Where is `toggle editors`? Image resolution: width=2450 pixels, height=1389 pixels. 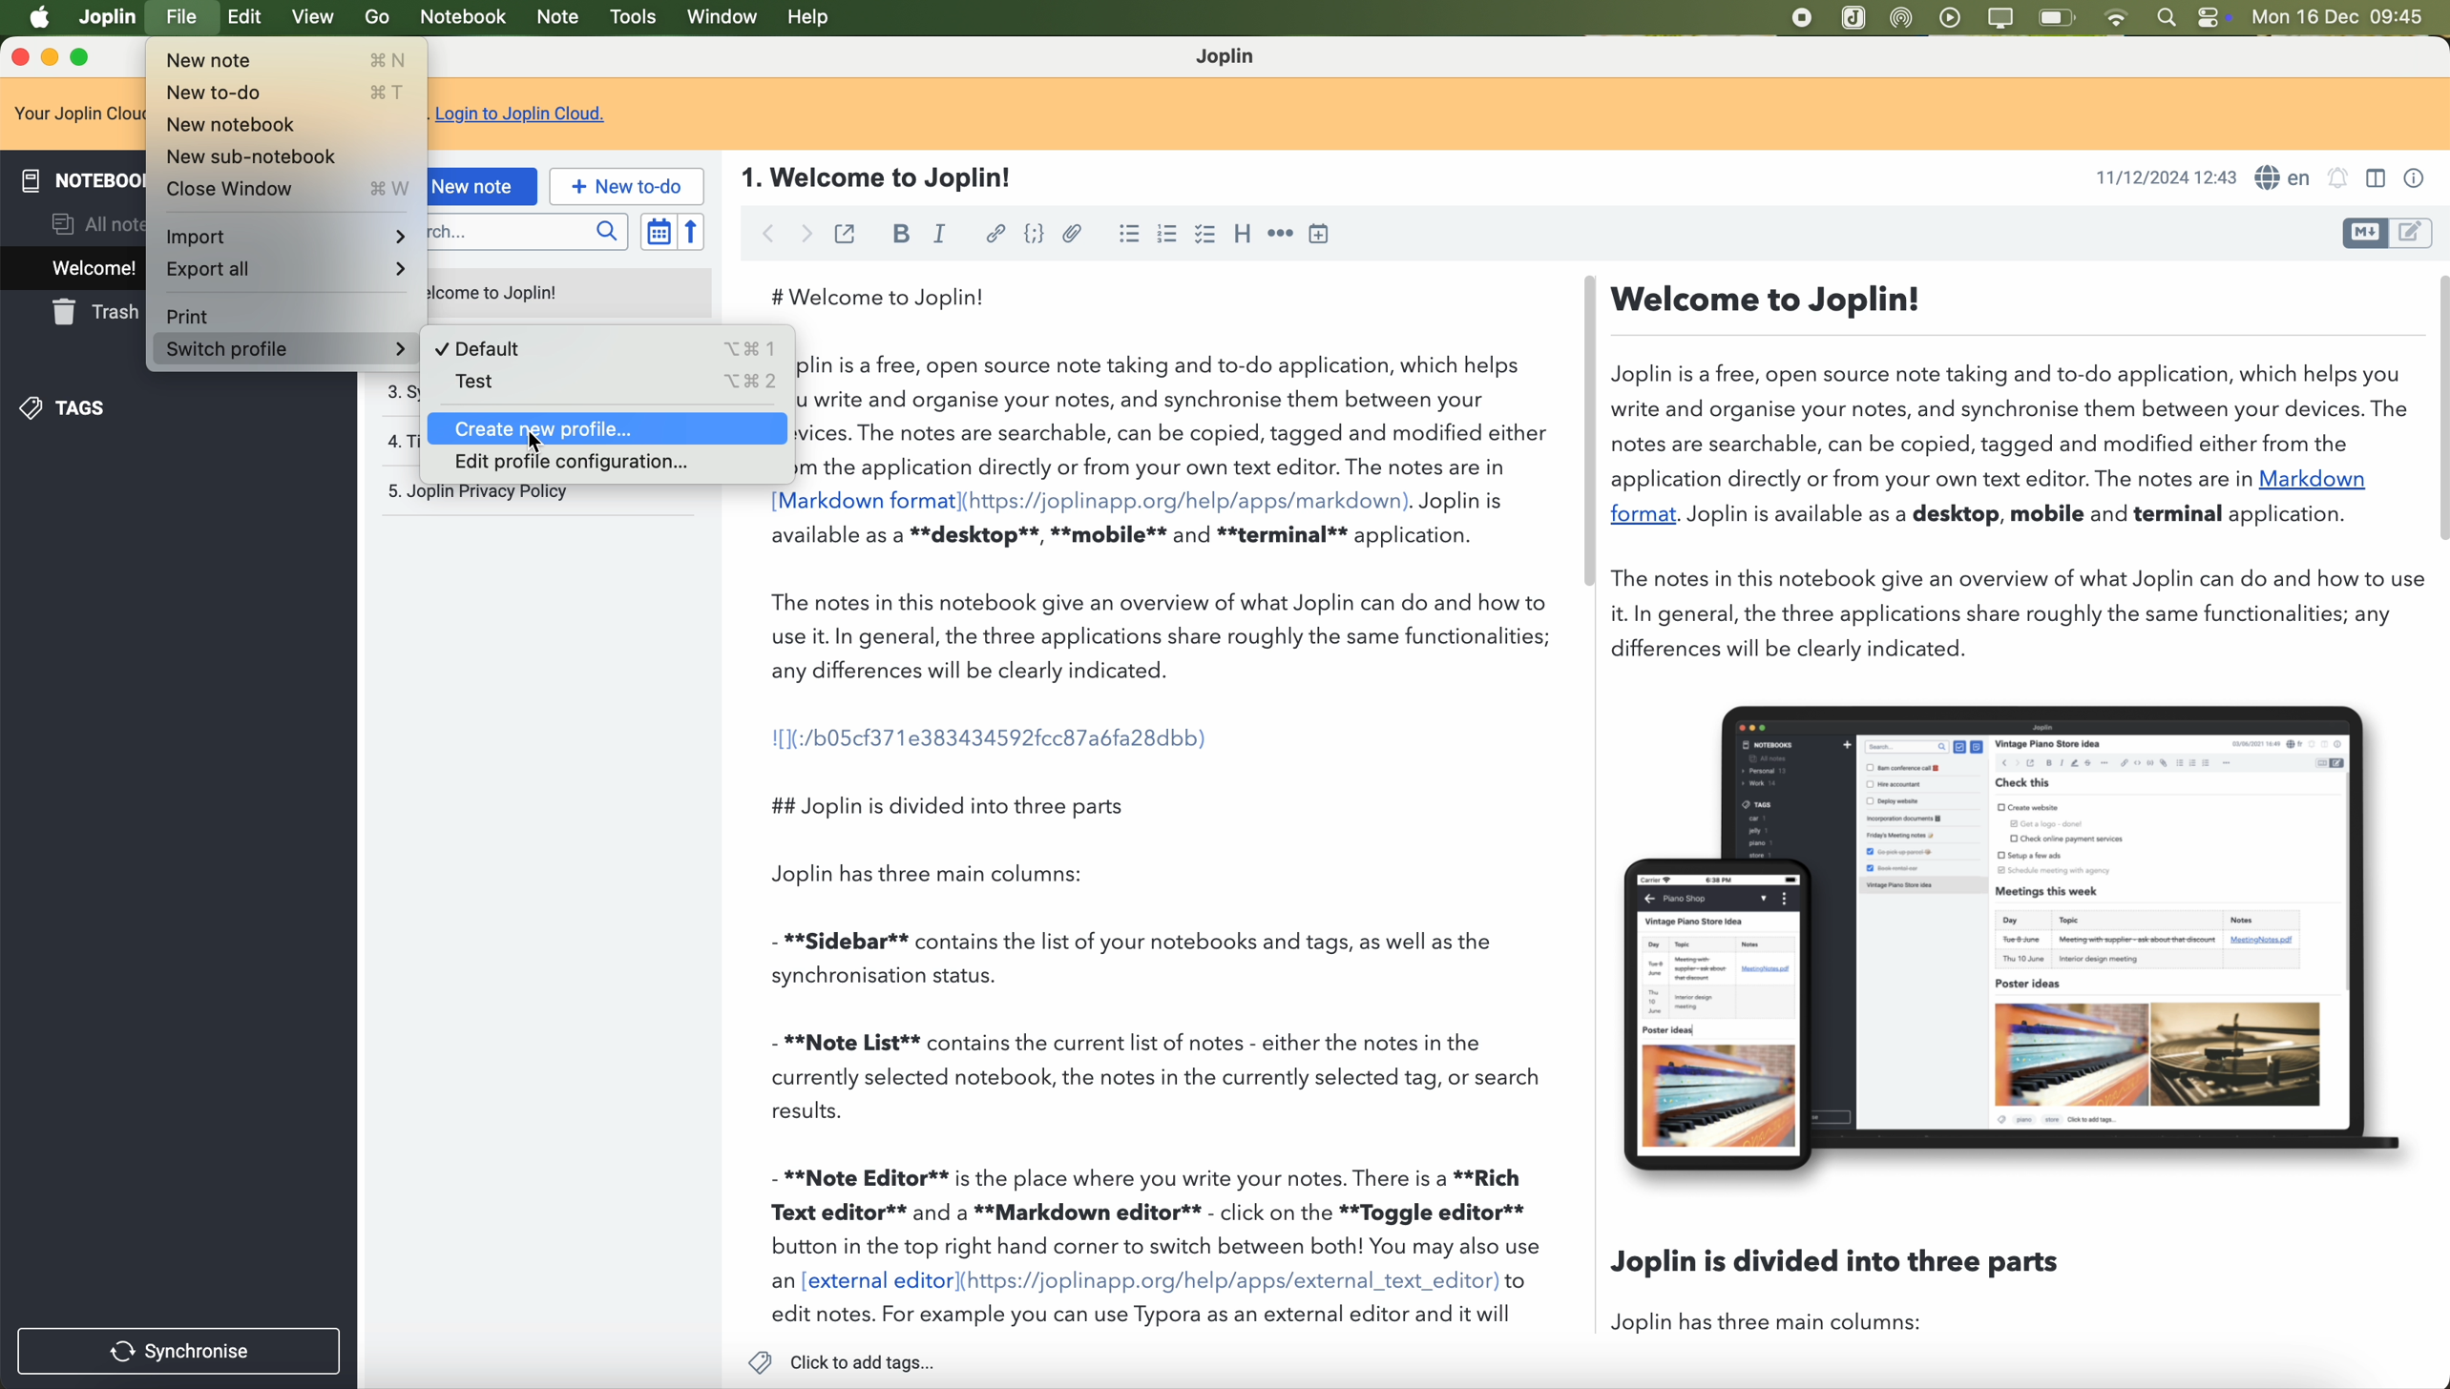 toggle editors is located at coordinates (2417, 231).